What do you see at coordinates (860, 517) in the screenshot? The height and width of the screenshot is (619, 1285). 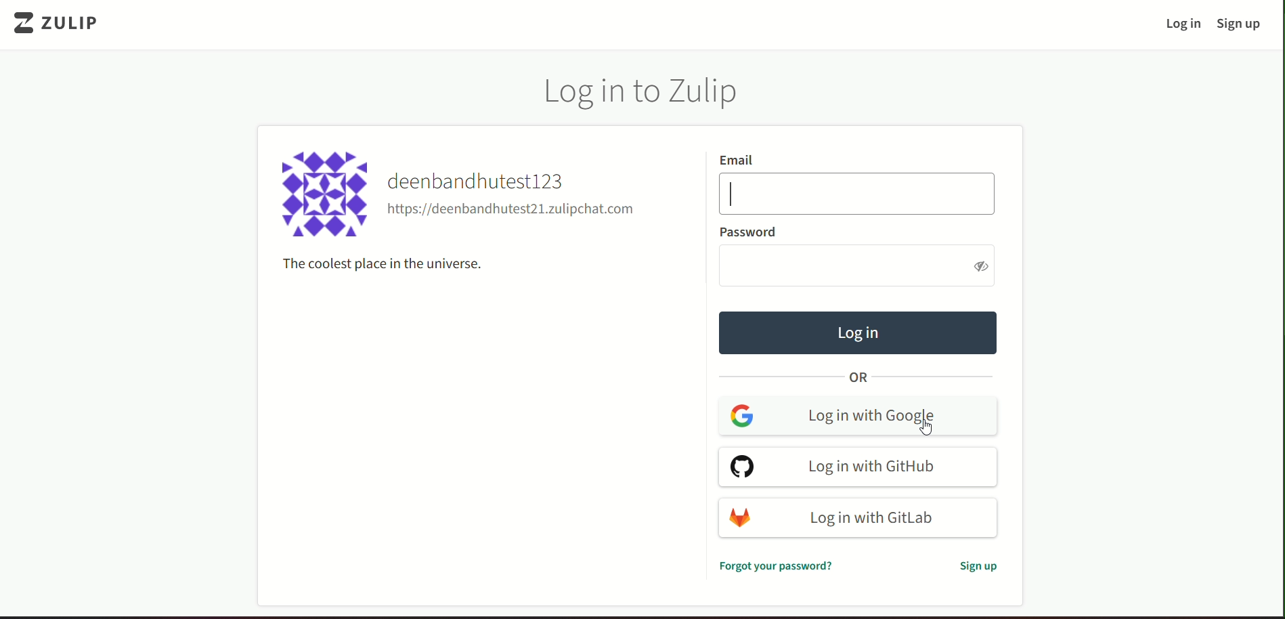 I see `button` at bounding box center [860, 517].